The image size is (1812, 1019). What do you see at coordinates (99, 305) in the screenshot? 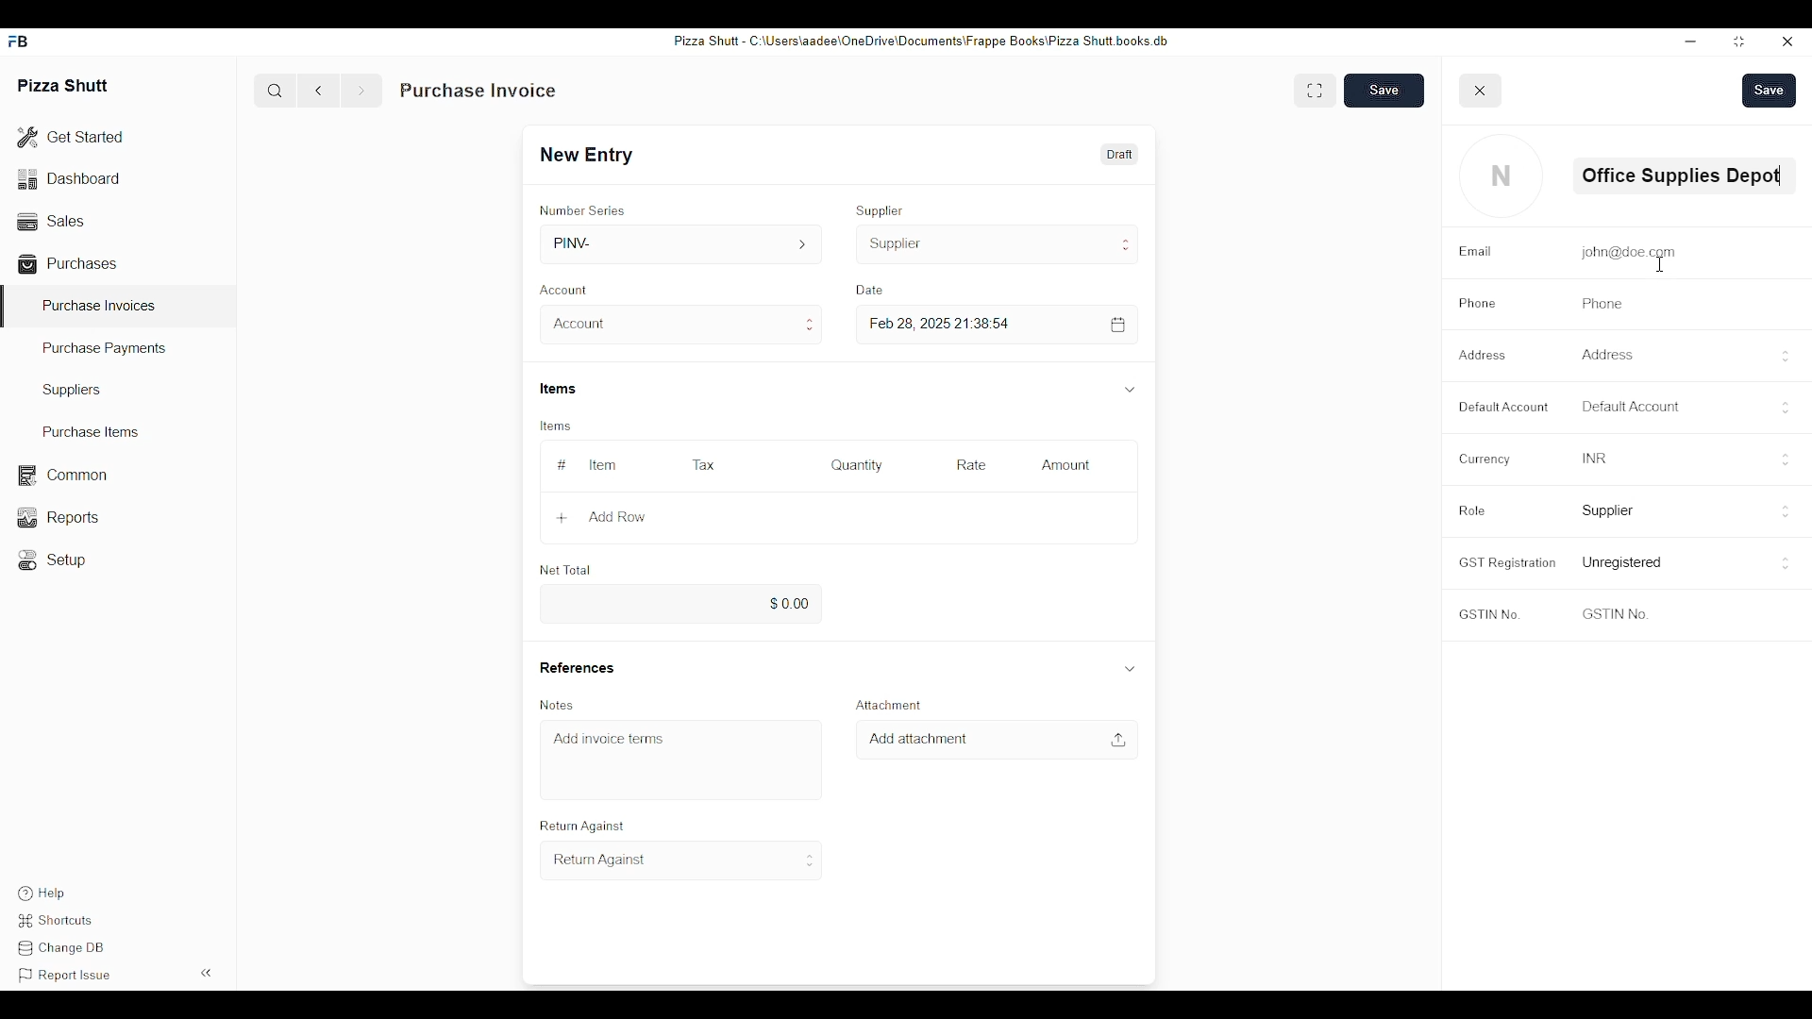
I see `Purchase Invoices` at bounding box center [99, 305].